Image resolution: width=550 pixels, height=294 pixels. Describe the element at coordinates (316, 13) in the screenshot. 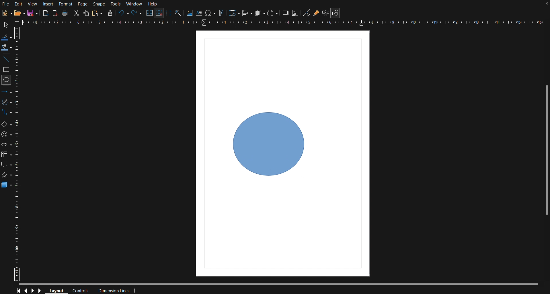

I see `Gluepoint Function` at that location.